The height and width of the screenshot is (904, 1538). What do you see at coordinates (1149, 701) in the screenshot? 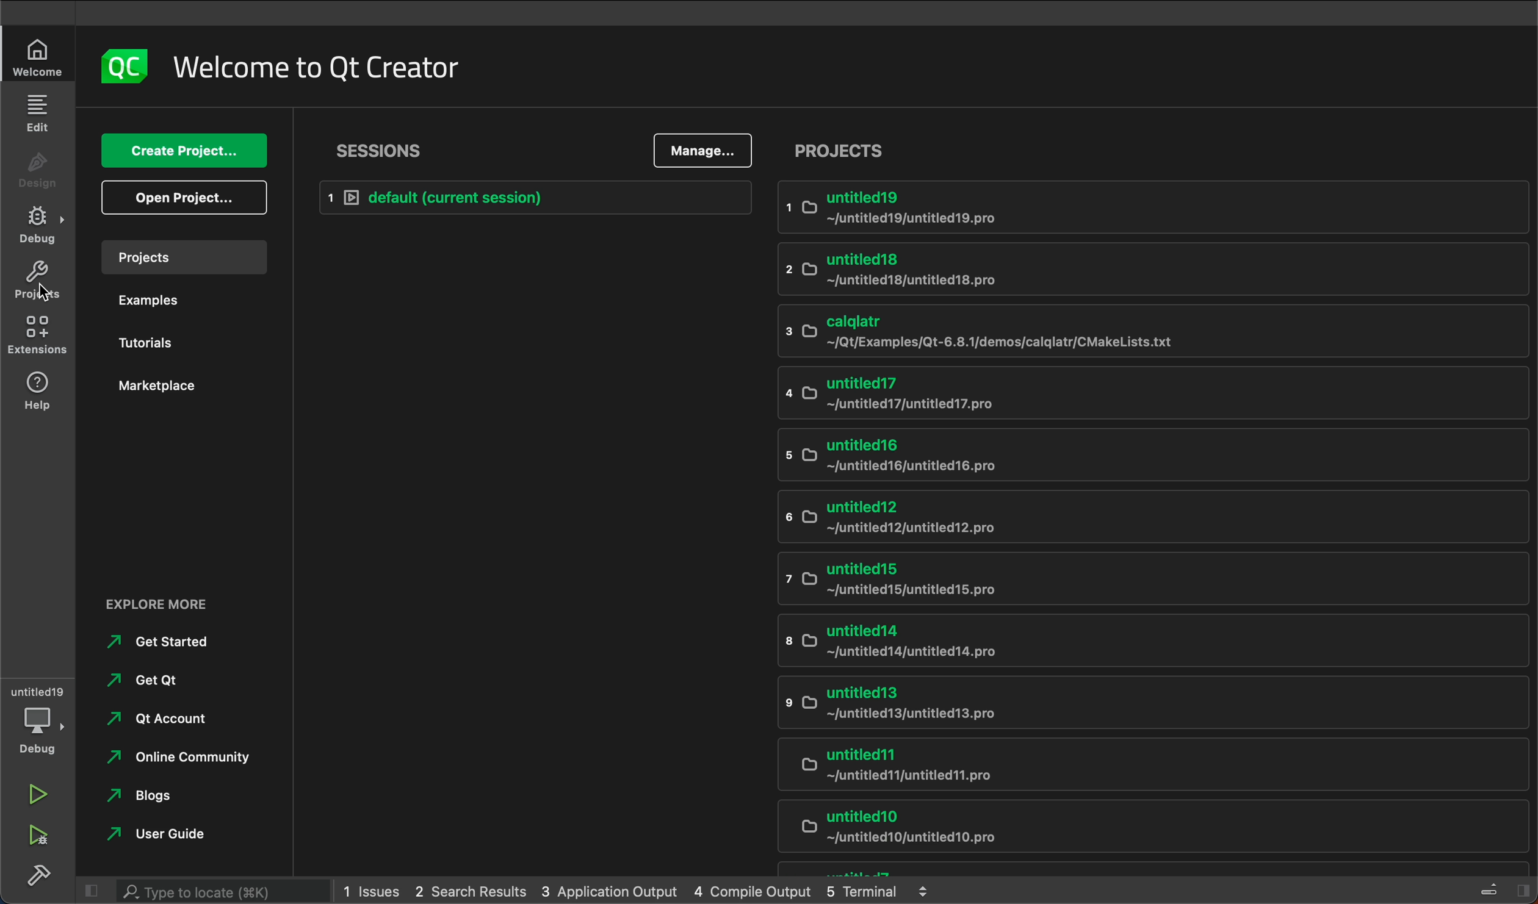
I see `untitled13` at bounding box center [1149, 701].